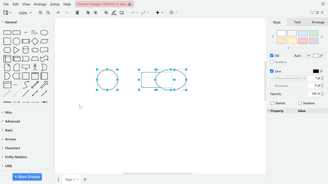 The image size is (328, 184). Describe the element at coordinates (7, 50) in the screenshot. I see `hexagon` at that location.